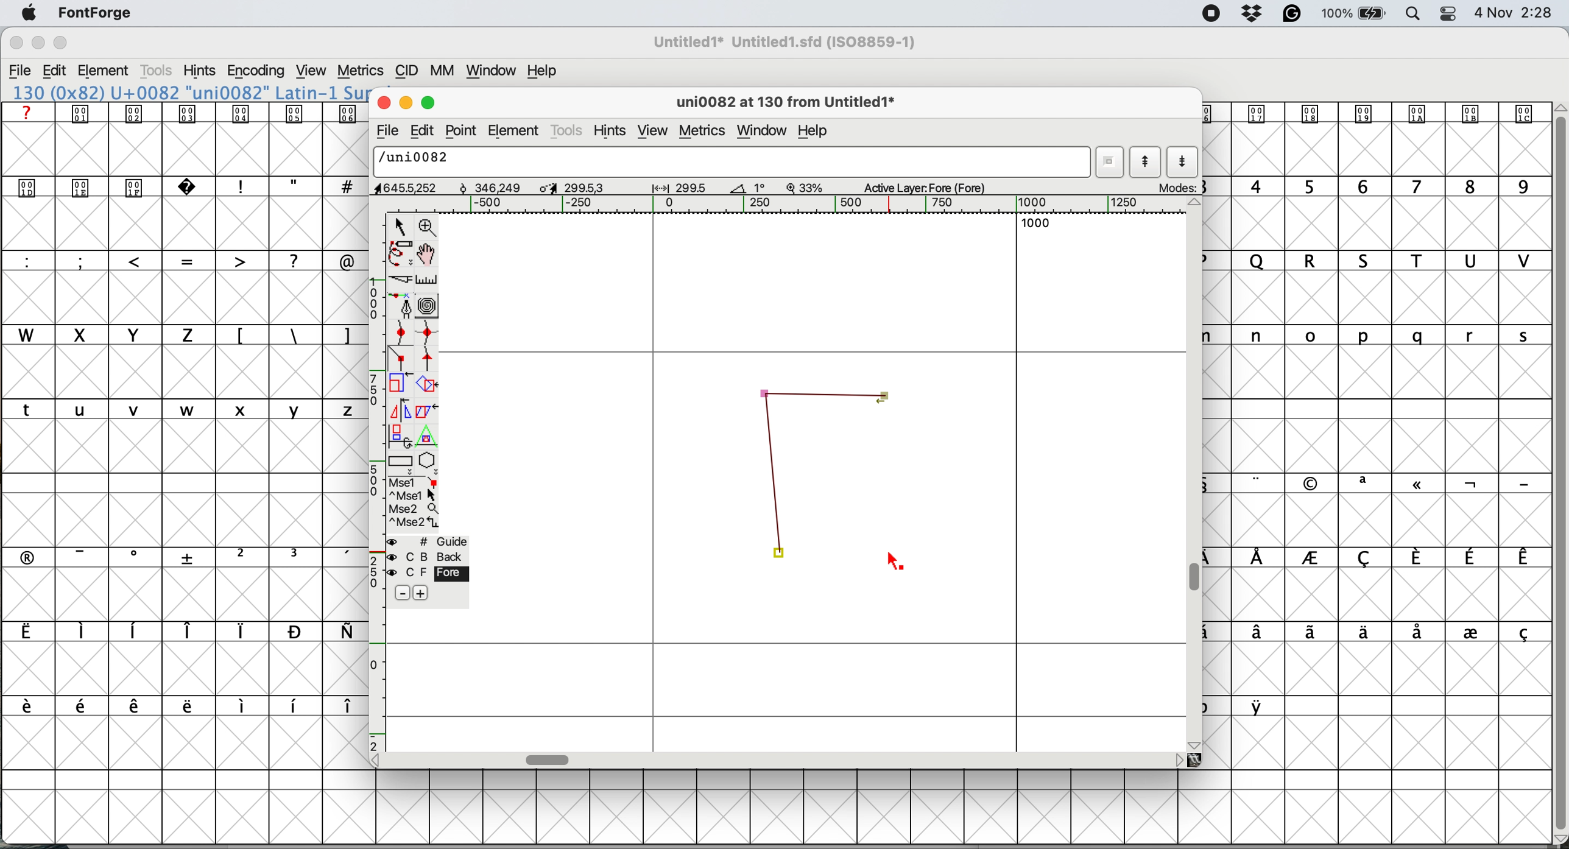 Image resolution: width=1569 pixels, height=849 pixels. Describe the element at coordinates (1385, 261) in the screenshot. I see `uppercase letters` at that location.